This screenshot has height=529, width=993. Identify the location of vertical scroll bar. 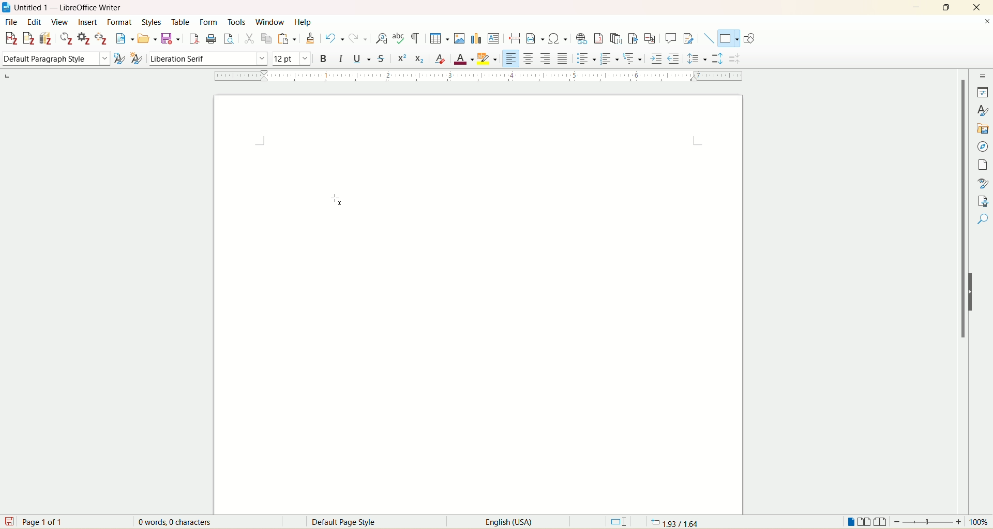
(961, 284).